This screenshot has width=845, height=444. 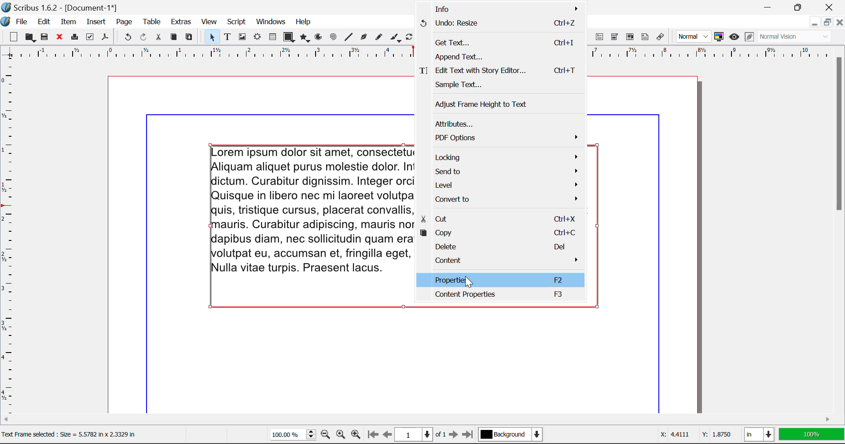 I want to click on Save as Pdf, so click(x=105, y=38).